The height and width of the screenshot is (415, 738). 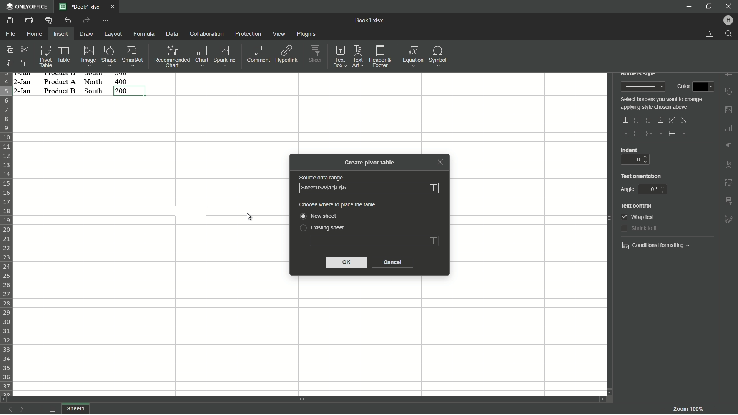 What do you see at coordinates (422, 114) in the screenshot?
I see `cells` at bounding box center [422, 114].